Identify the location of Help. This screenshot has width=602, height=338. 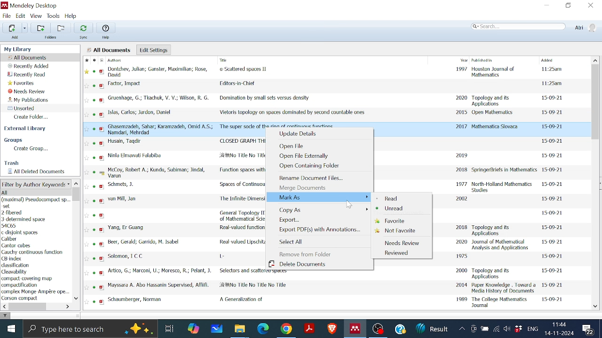
(400, 329).